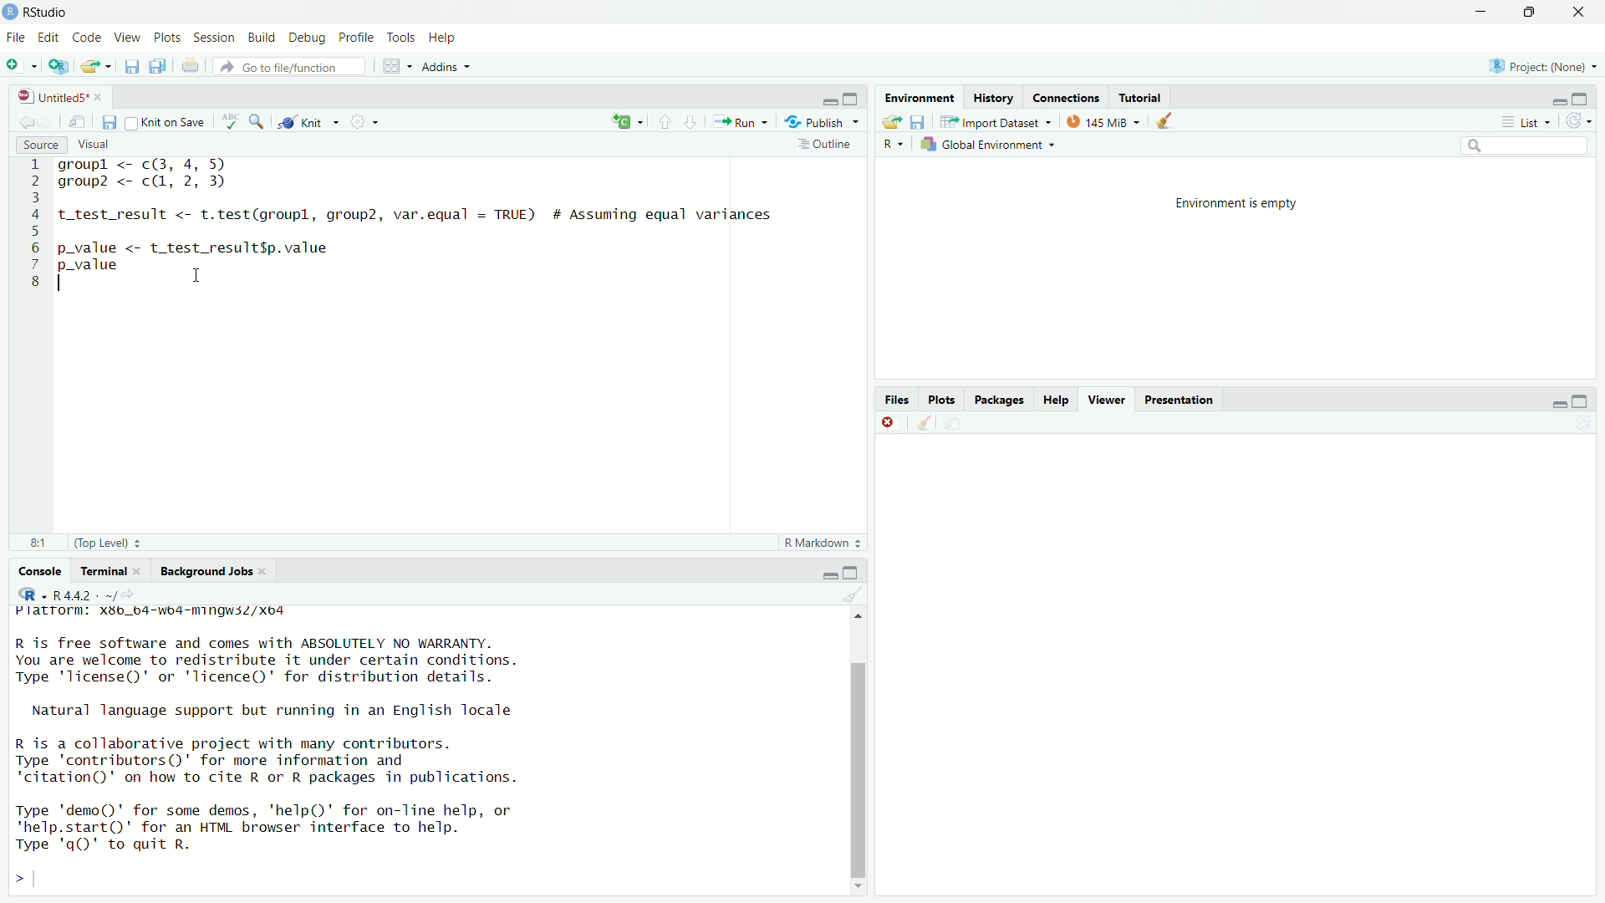 The width and height of the screenshot is (1605, 903). I want to click on Profile, so click(358, 37).